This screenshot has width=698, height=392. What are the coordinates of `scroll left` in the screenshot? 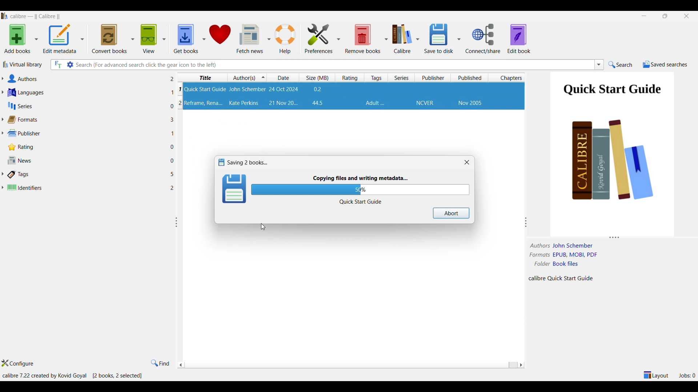 It's located at (521, 365).